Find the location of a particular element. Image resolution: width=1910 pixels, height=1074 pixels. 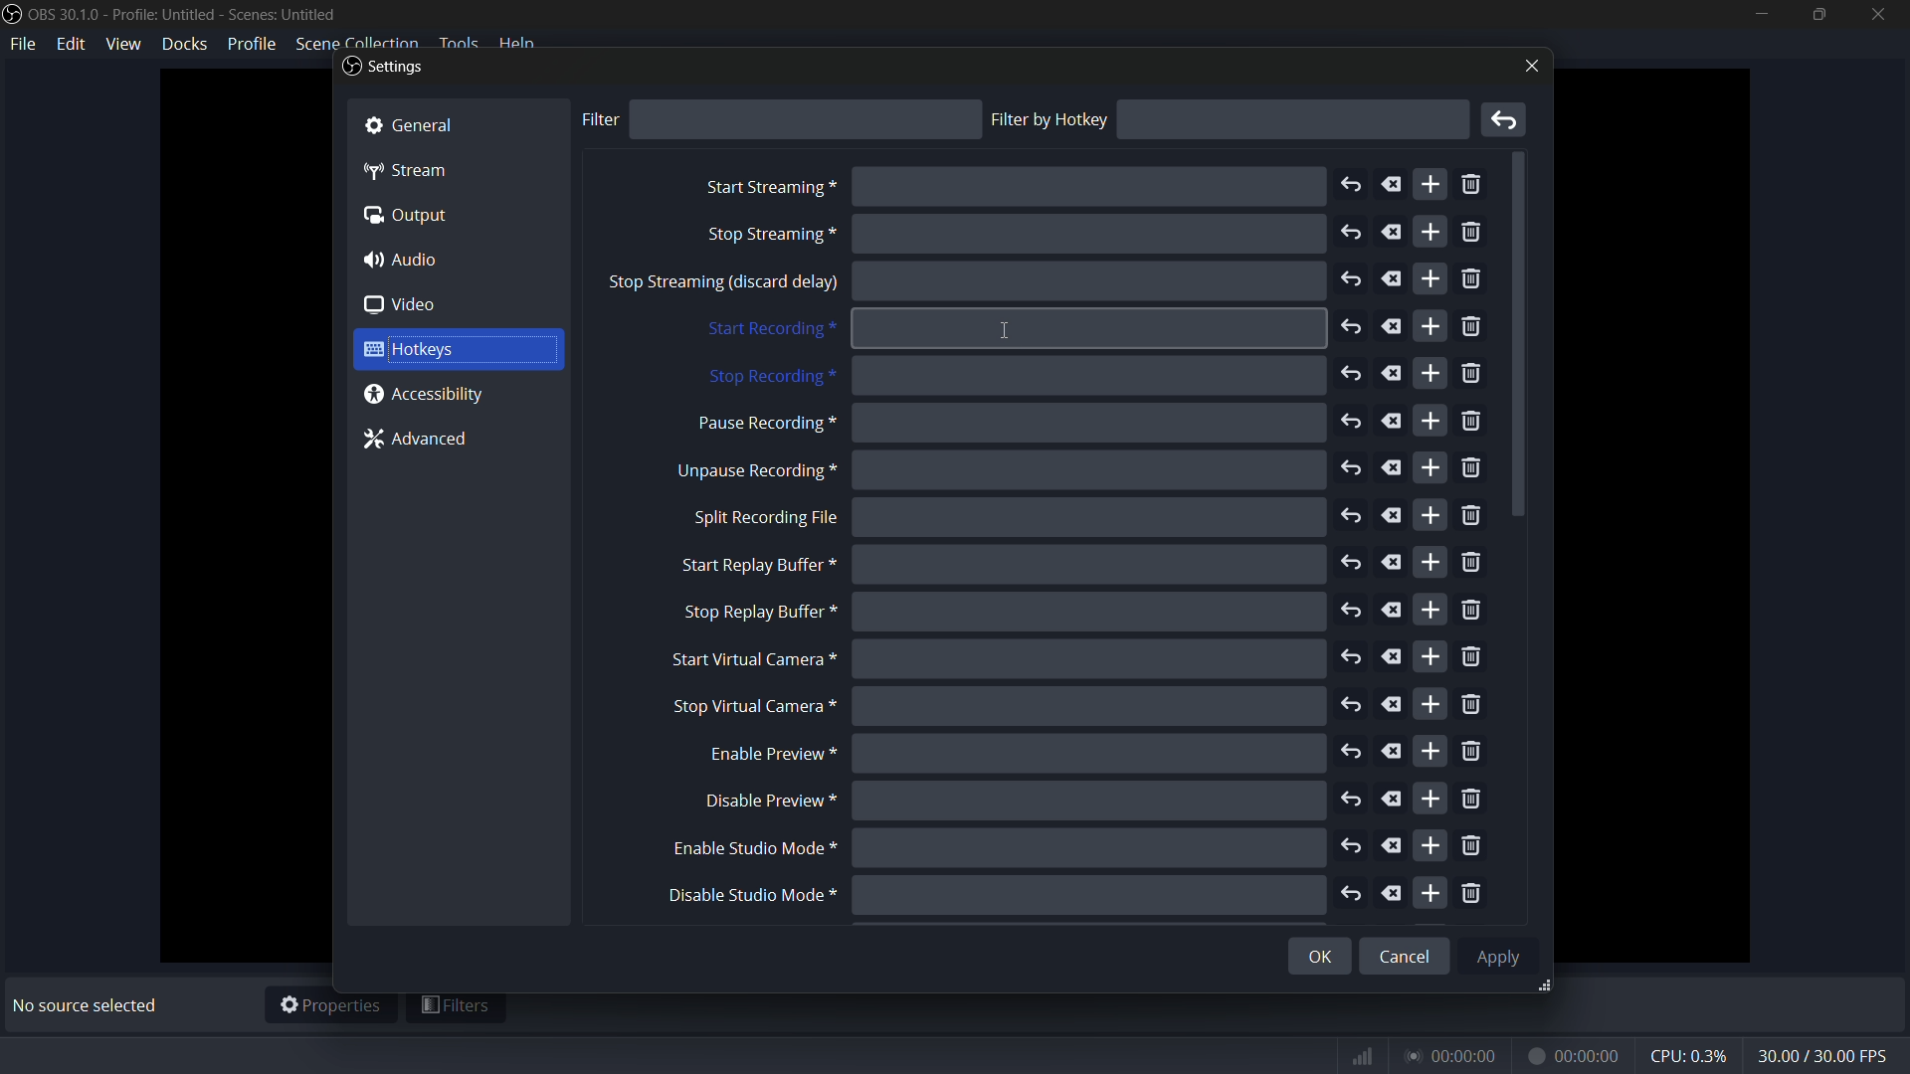

fps is located at coordinates (1824, 1057).